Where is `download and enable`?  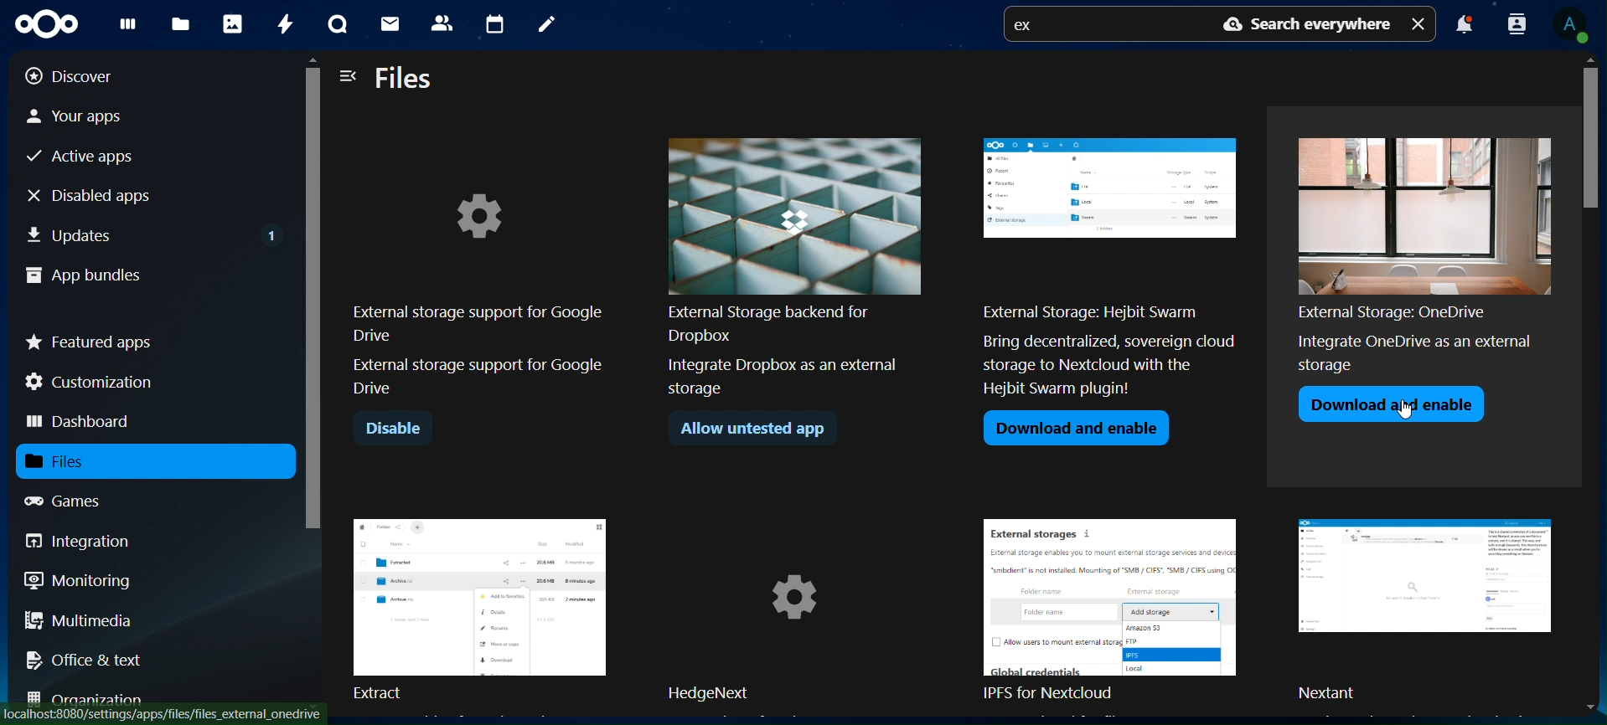
download and enable is located at coordinates (1391, 403).